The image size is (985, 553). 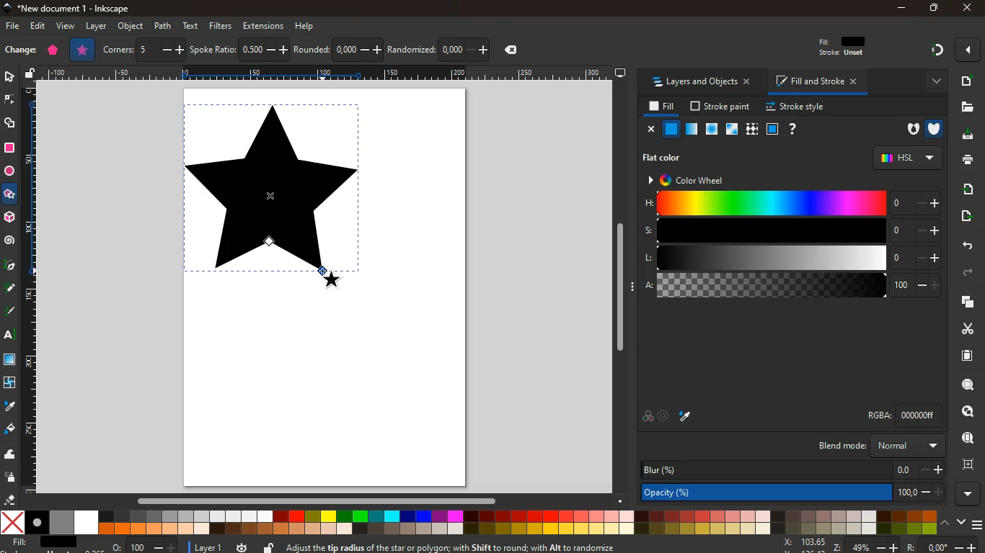 What do you see at coordinates (40, 542) in the screenshot?
I see `fill` at bounding box center [40, 542].